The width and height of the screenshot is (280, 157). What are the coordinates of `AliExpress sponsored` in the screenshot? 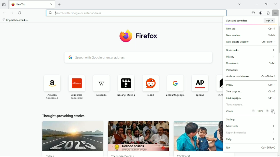 It's located at (76, 86).